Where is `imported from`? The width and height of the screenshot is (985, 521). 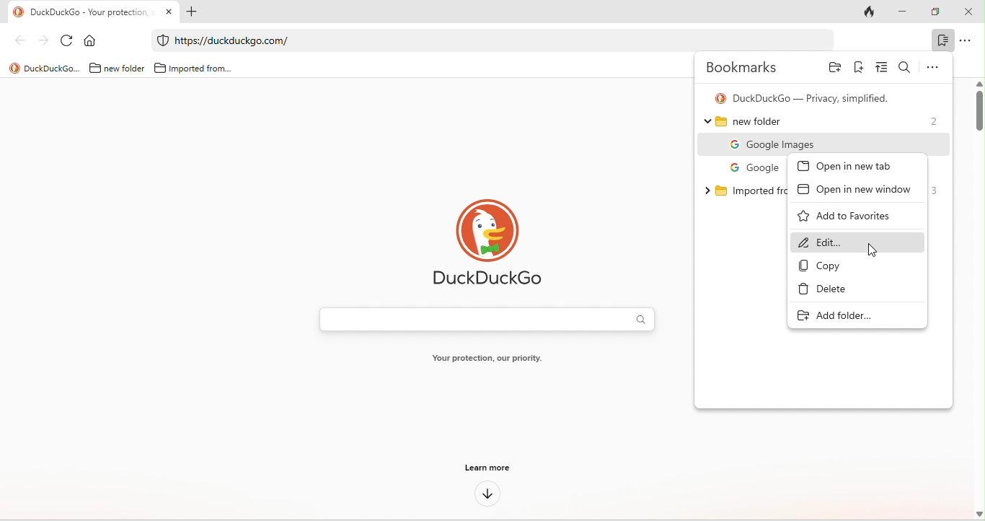
imported from is located at coordinates (193, 66).